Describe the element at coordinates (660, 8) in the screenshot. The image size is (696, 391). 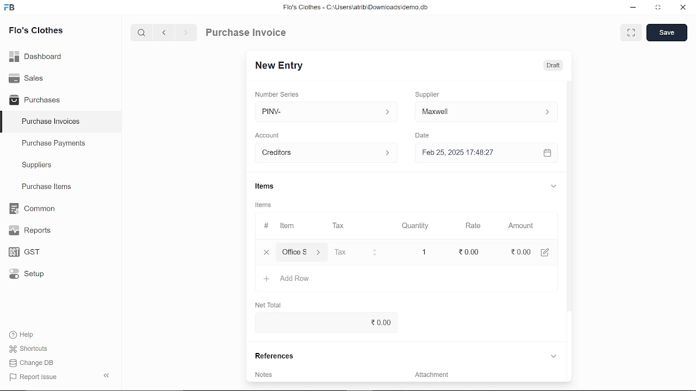
I see `restore down` at that location.